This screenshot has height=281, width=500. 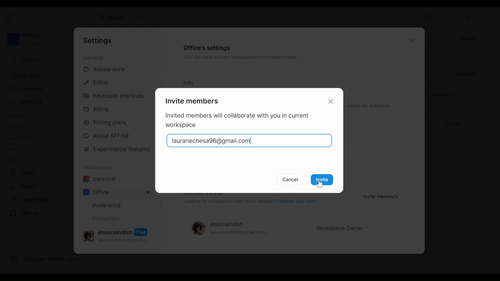 What do you see at coordinates (291, 180) in the screenshot?
I see `cancel` at bounding box center [291, 180].